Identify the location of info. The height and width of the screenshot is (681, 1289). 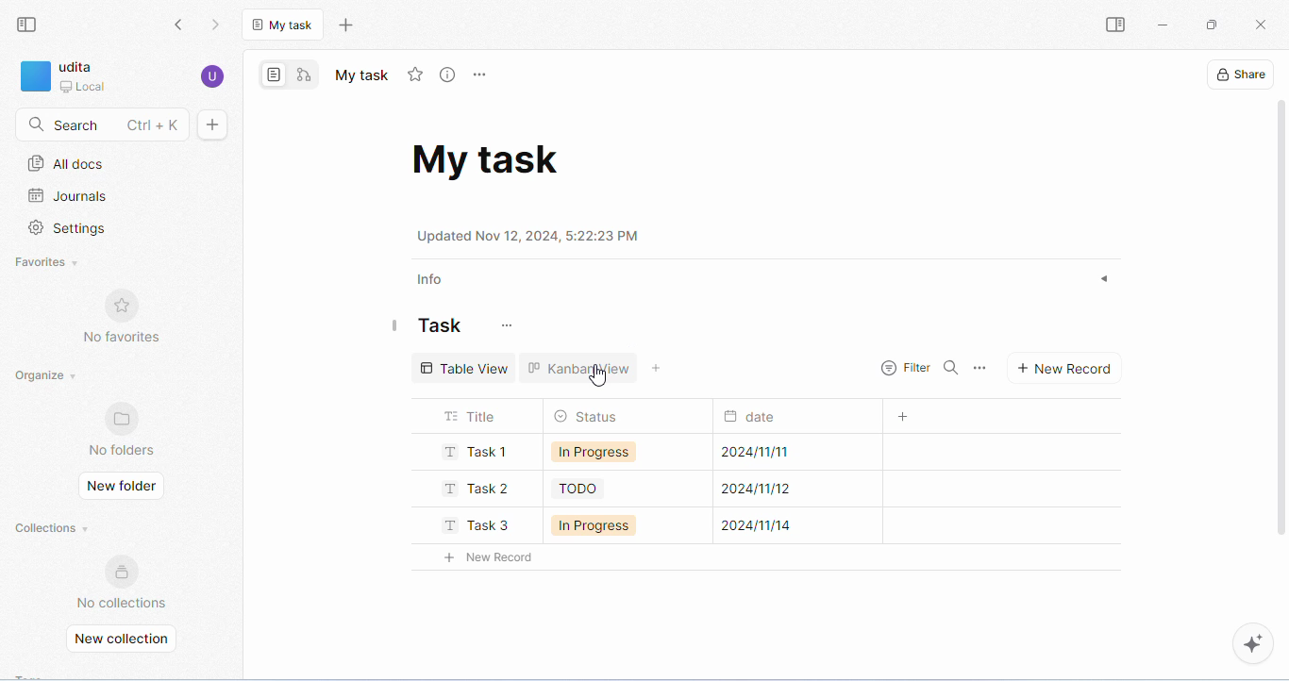
(434, 277).